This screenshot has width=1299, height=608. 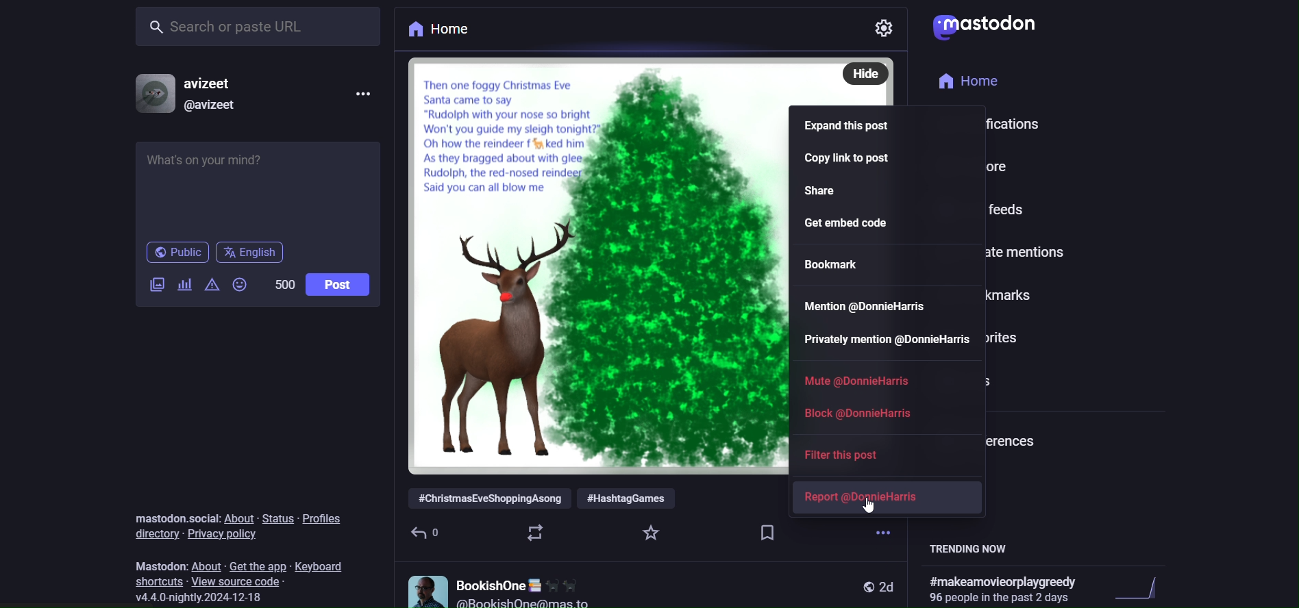 I want to click on image/video, so click(x=153, y=286).